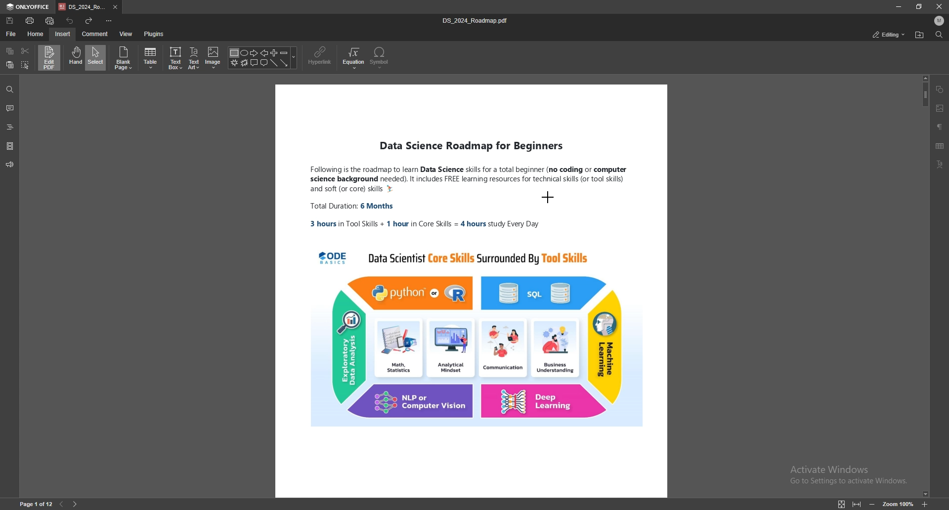  Describe the element at coordinates (477, 20) in the screenshot. I see `file name` at that location.